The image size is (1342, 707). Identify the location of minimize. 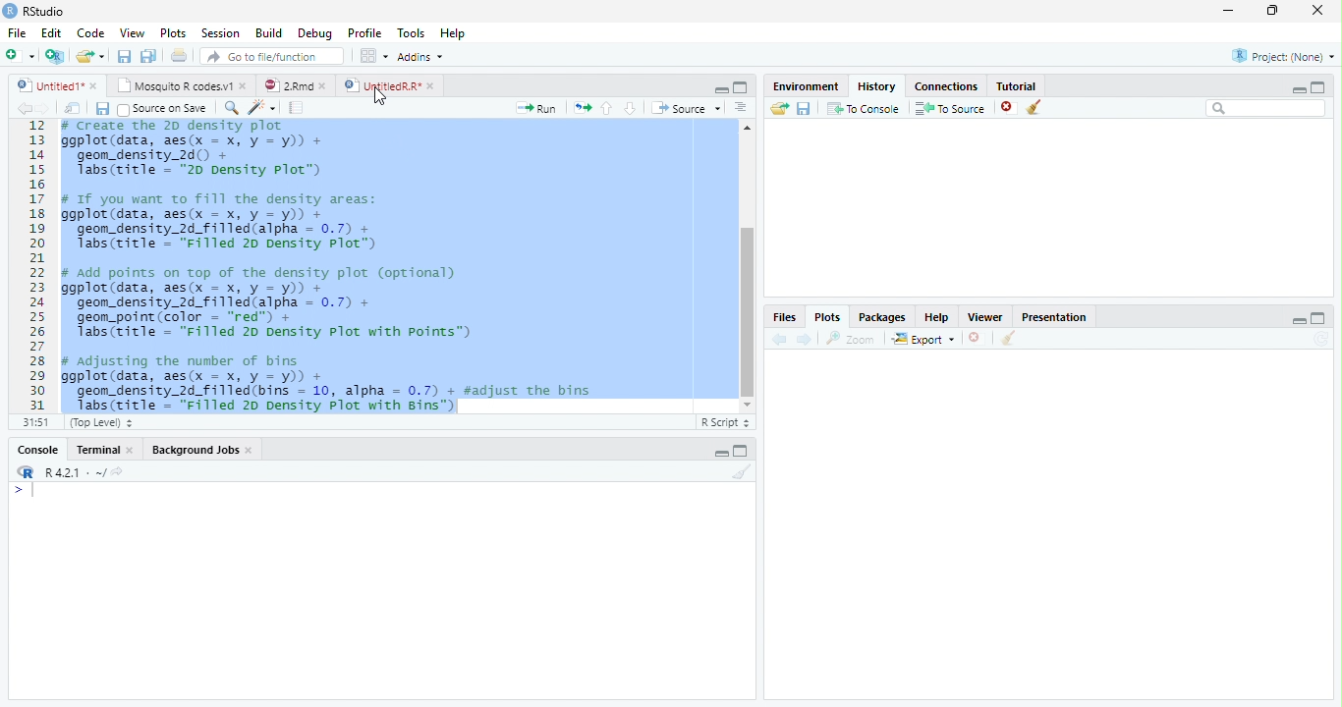
(1300, 320).